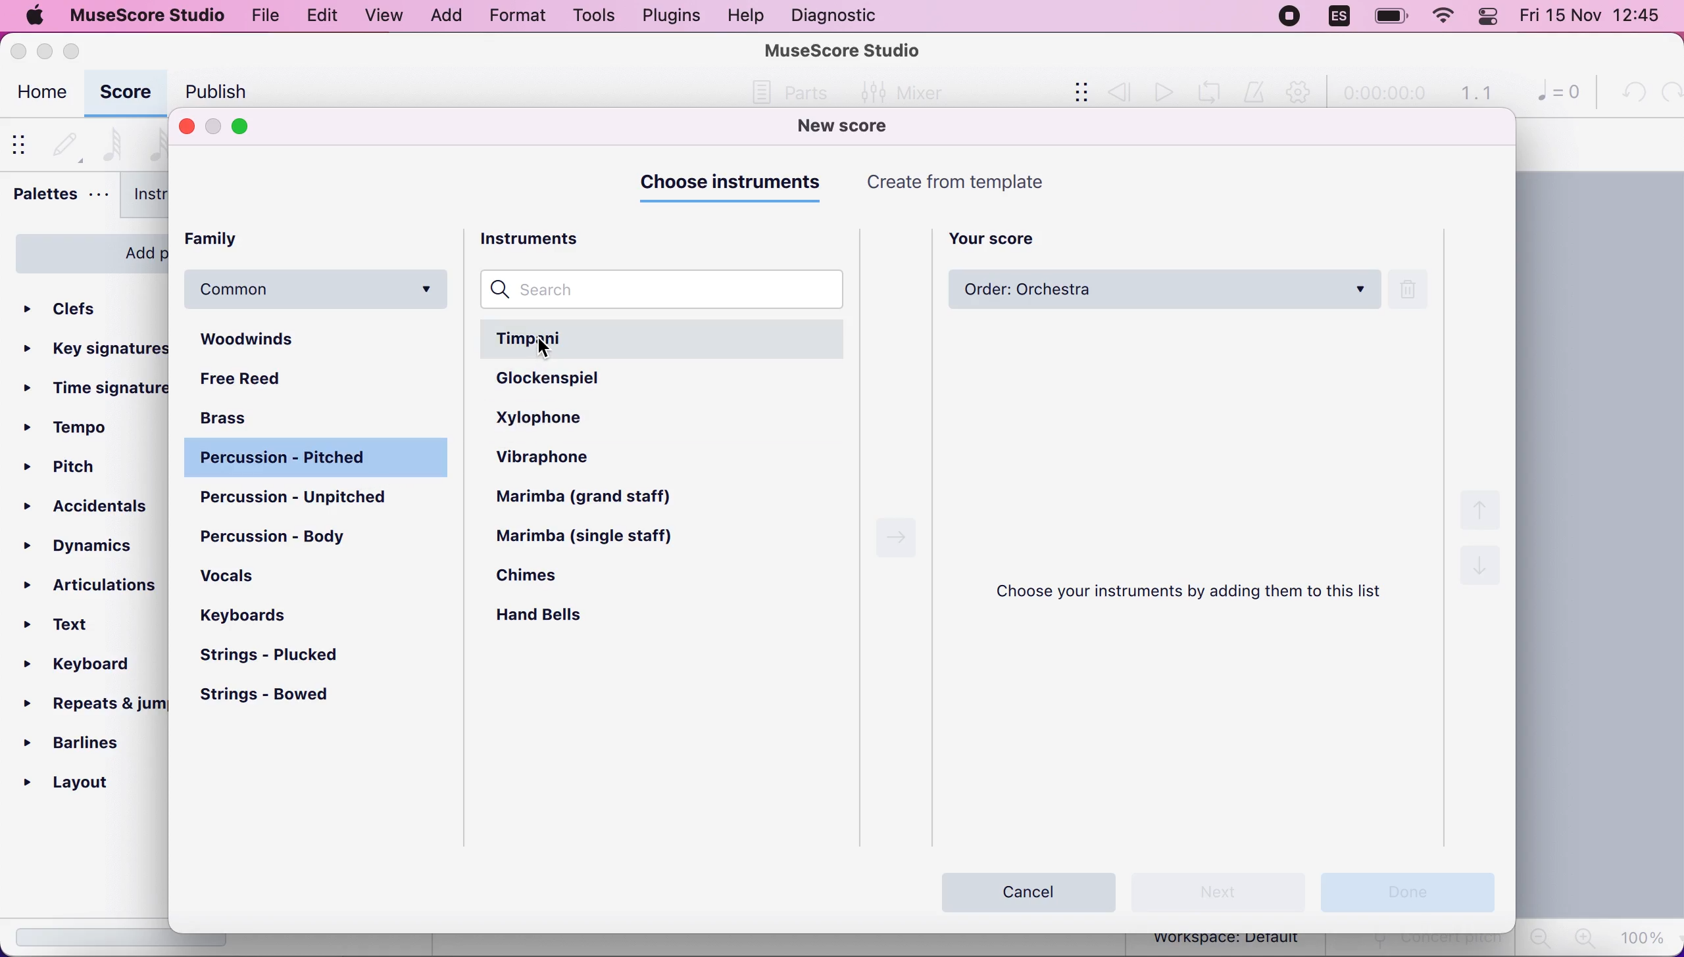 This screenshot has height=957, width=1684. What do you see at coordinates (1595, 18) in the screenshot?
I see `Fri 15 Nov 12:44` at bounding box center [1595, 18].